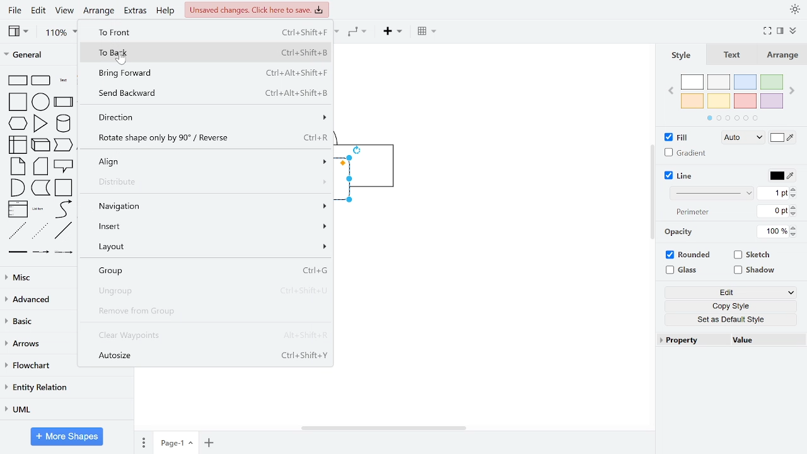  What do you see at coordinates (166, 11) in the screenshot?
I see `help` at bounding box center [166, 11].